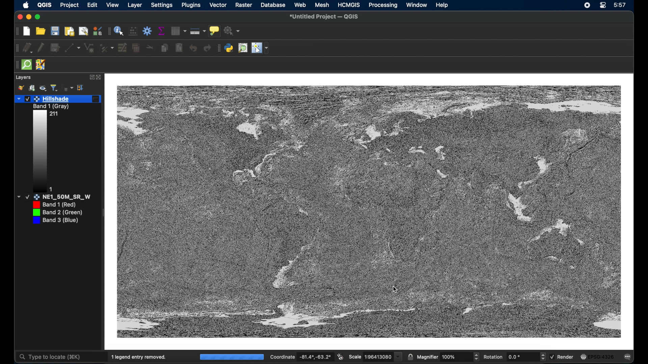 Image resolution: width=648 pixels, height=364 pixels. What do you see at coordinates (113, 5) in the screenshot?
I see `view` at bounding box center [113, 5].